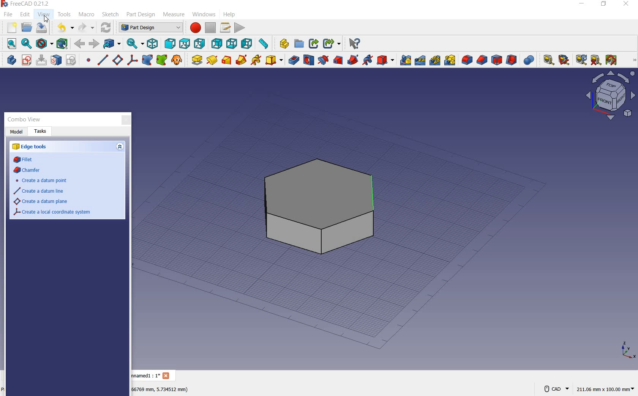 This screenshot has height=396, width=638. What do you see at coordinates (196, 60) in the screenshot?
I see `pad` at bounding box center [196, 60].